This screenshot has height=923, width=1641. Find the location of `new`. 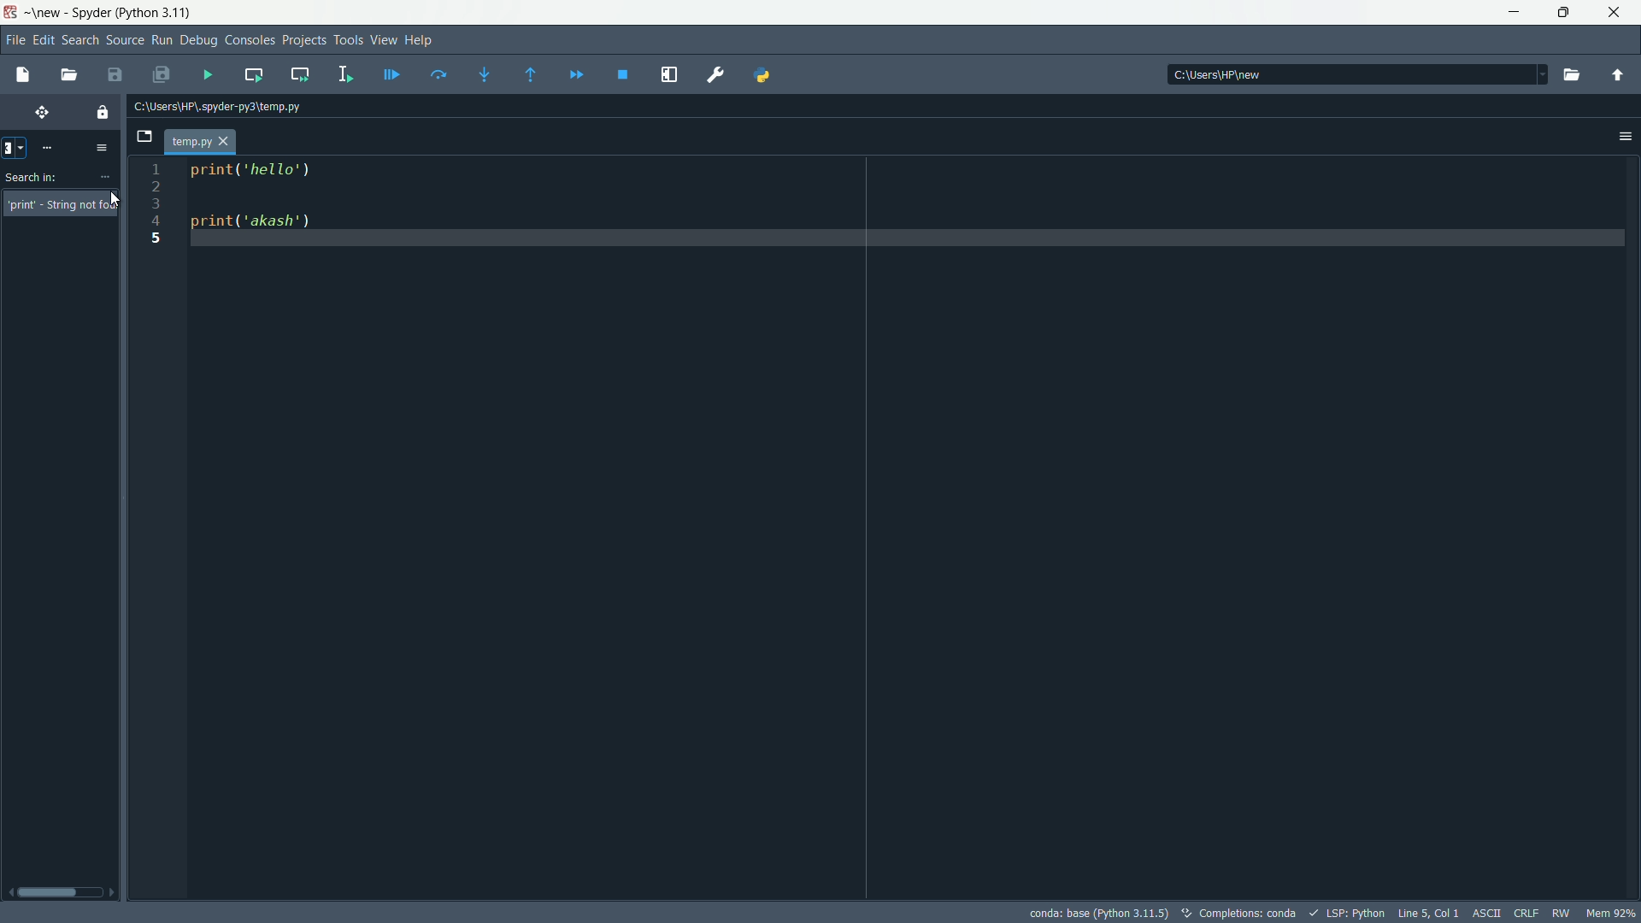

new is located at coordinates (45, 14).